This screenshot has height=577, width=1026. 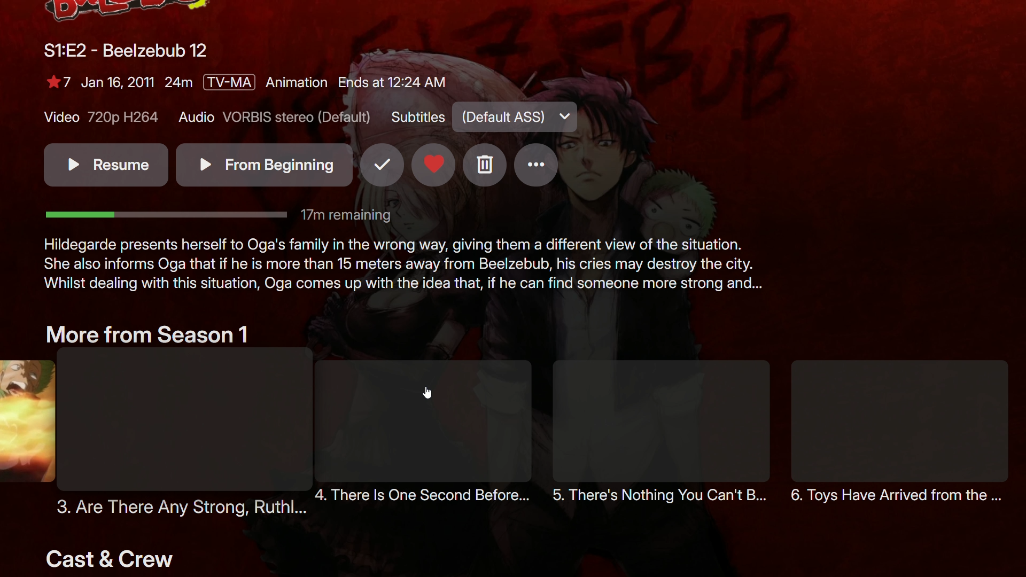 What do you see at coordinates (539, 164) in the screenshot?
I see `More options` at bounding box center [539, 164].